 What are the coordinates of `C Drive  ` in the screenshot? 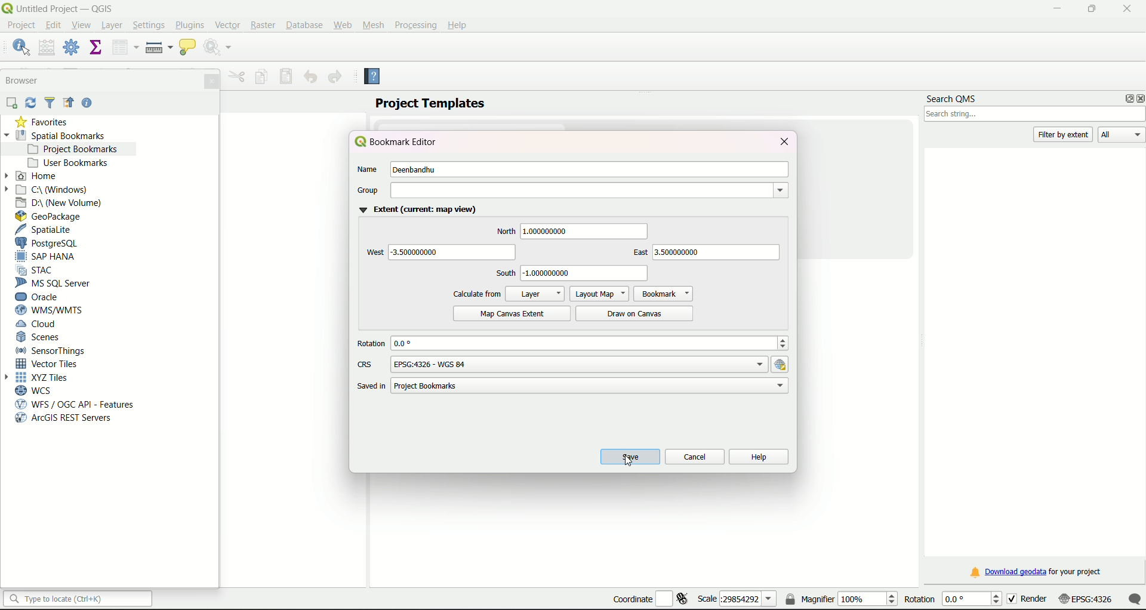 It's located at (54, 190).